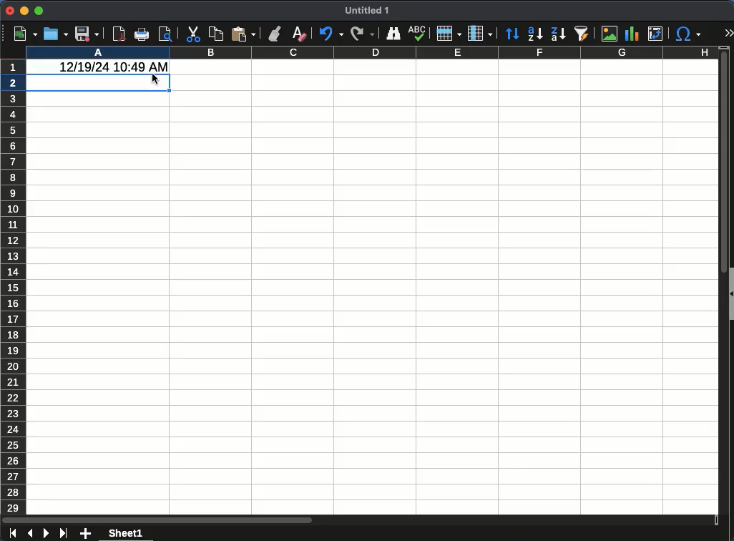 This screenshot has width=734, height=541. What do you see at coordinates (657, 35) in the screenshot?
I see `pivot table` at bounding box center [657, 35].